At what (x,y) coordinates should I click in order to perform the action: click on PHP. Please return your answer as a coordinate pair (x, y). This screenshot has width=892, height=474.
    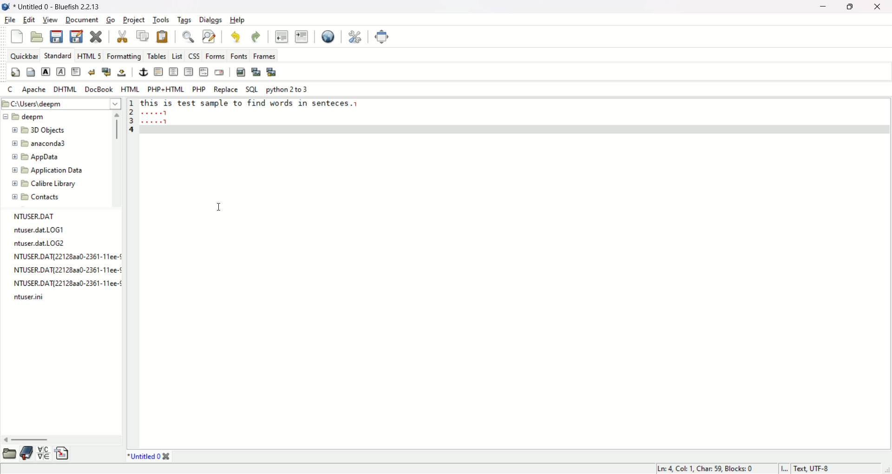
    Looking at the image, I should click on (198, 89).